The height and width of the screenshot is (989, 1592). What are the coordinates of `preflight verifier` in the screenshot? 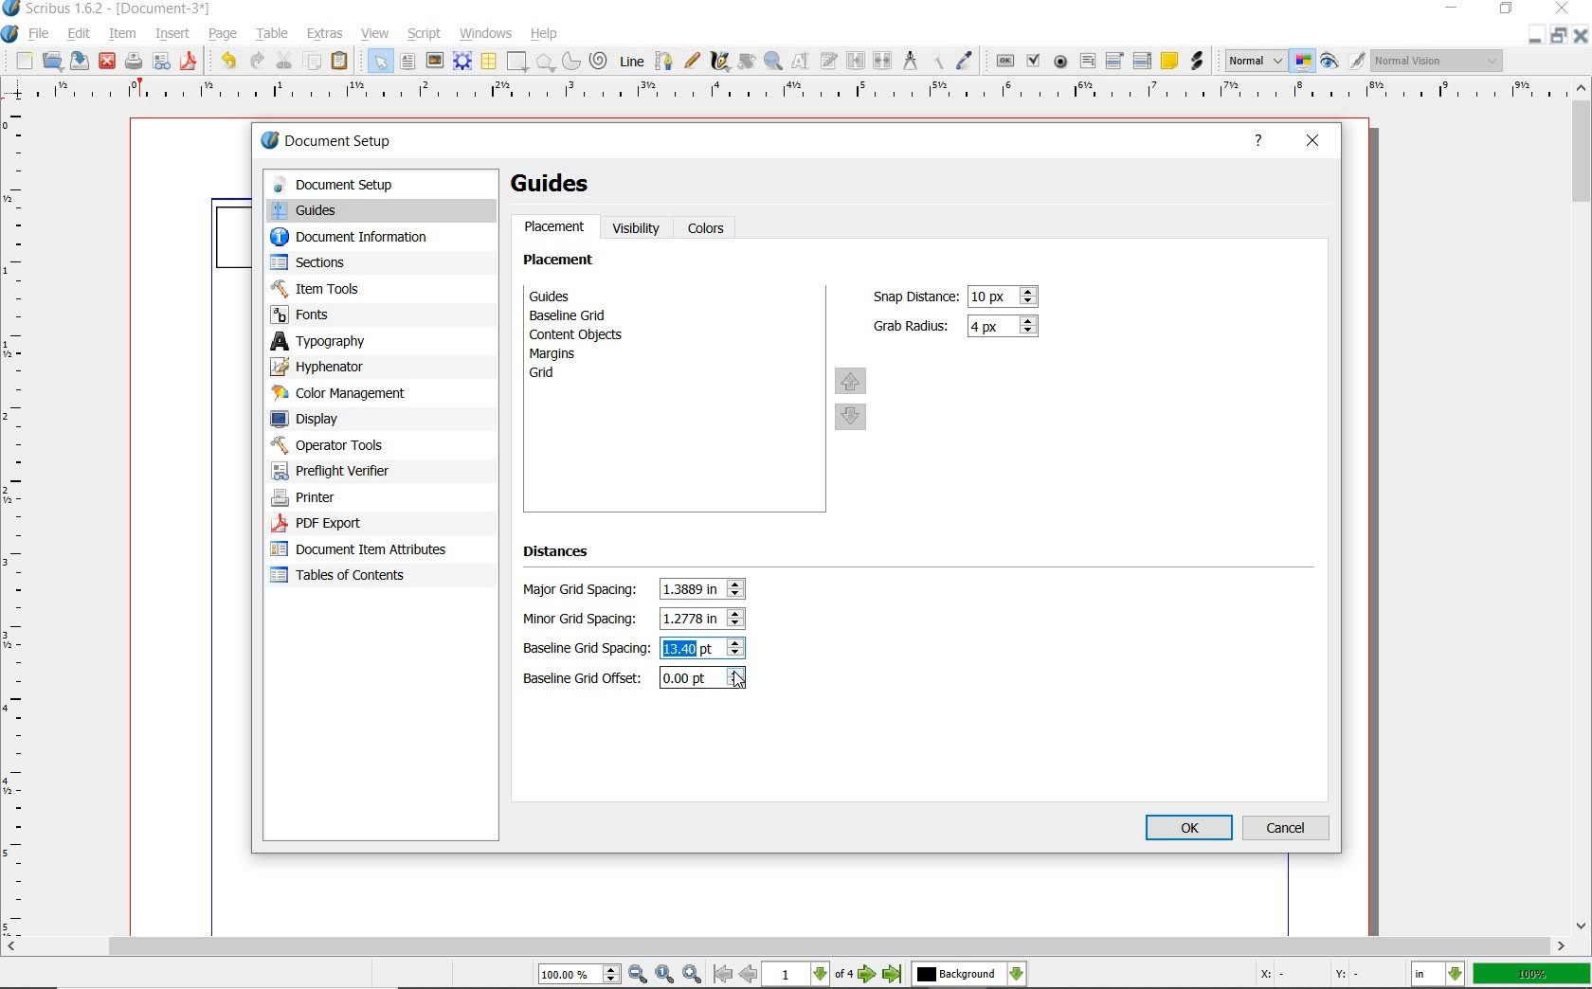 It's located at (162, 63).